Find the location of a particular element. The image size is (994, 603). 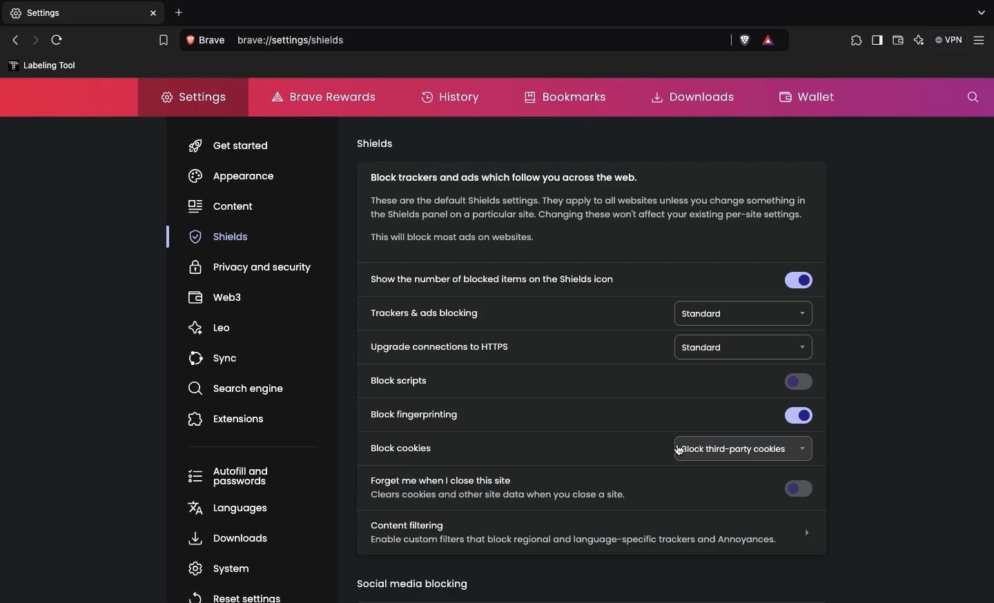

Wallet is located at coordinates (809, 99).